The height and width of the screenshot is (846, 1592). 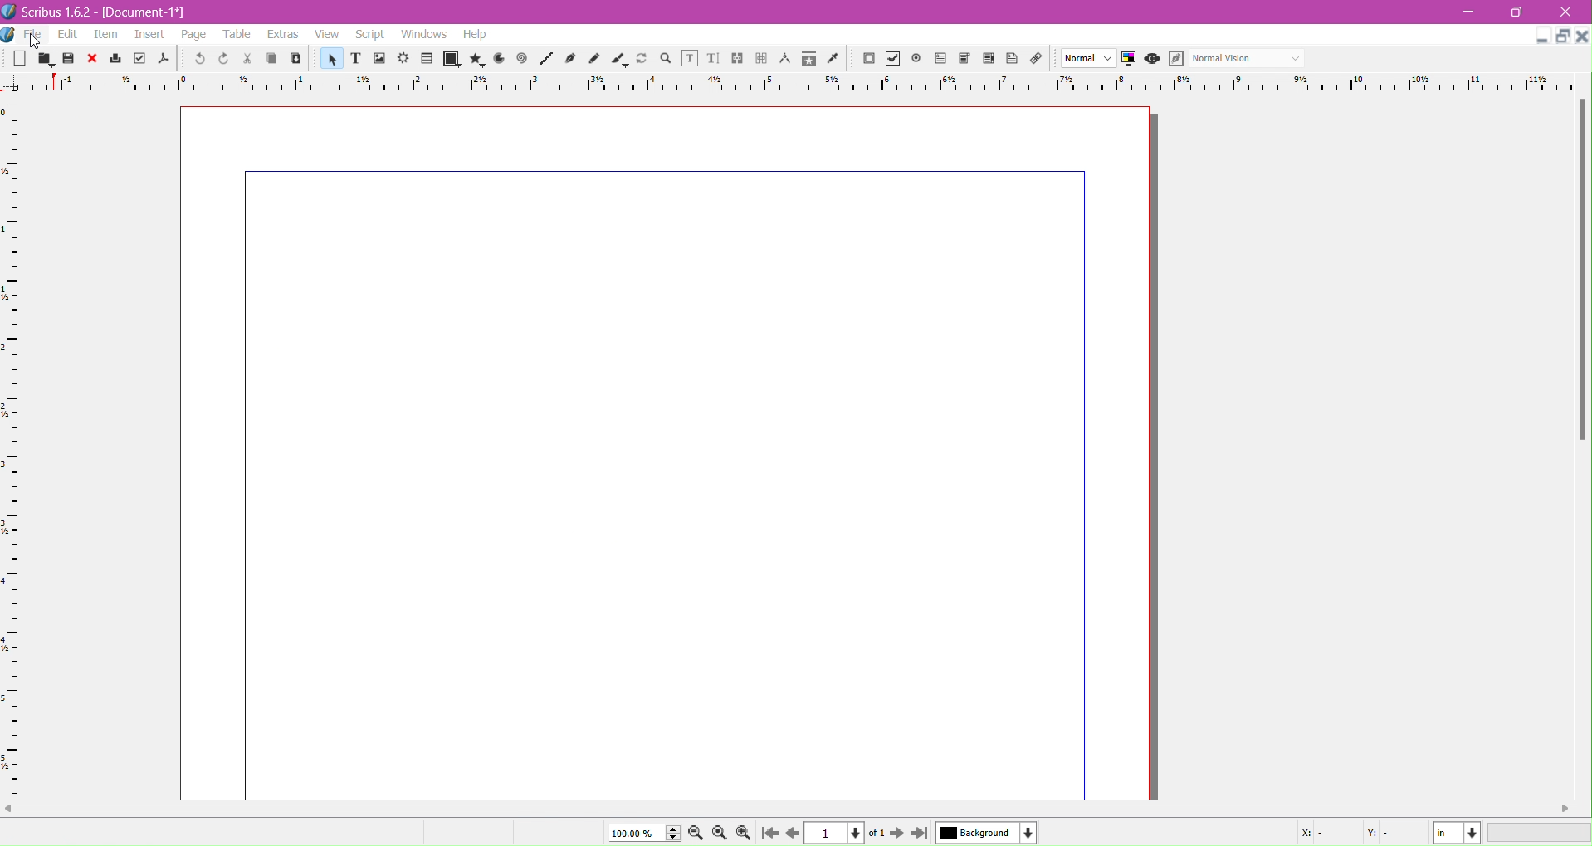 I want to click on color management system, so click(x=1129, y=59).